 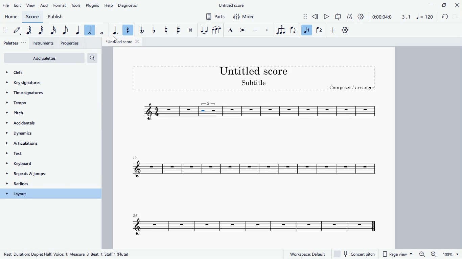 What do you see at coordinates (43, 30) in the screenshot?
I see `32nd note` at bounding box center [43, 30].